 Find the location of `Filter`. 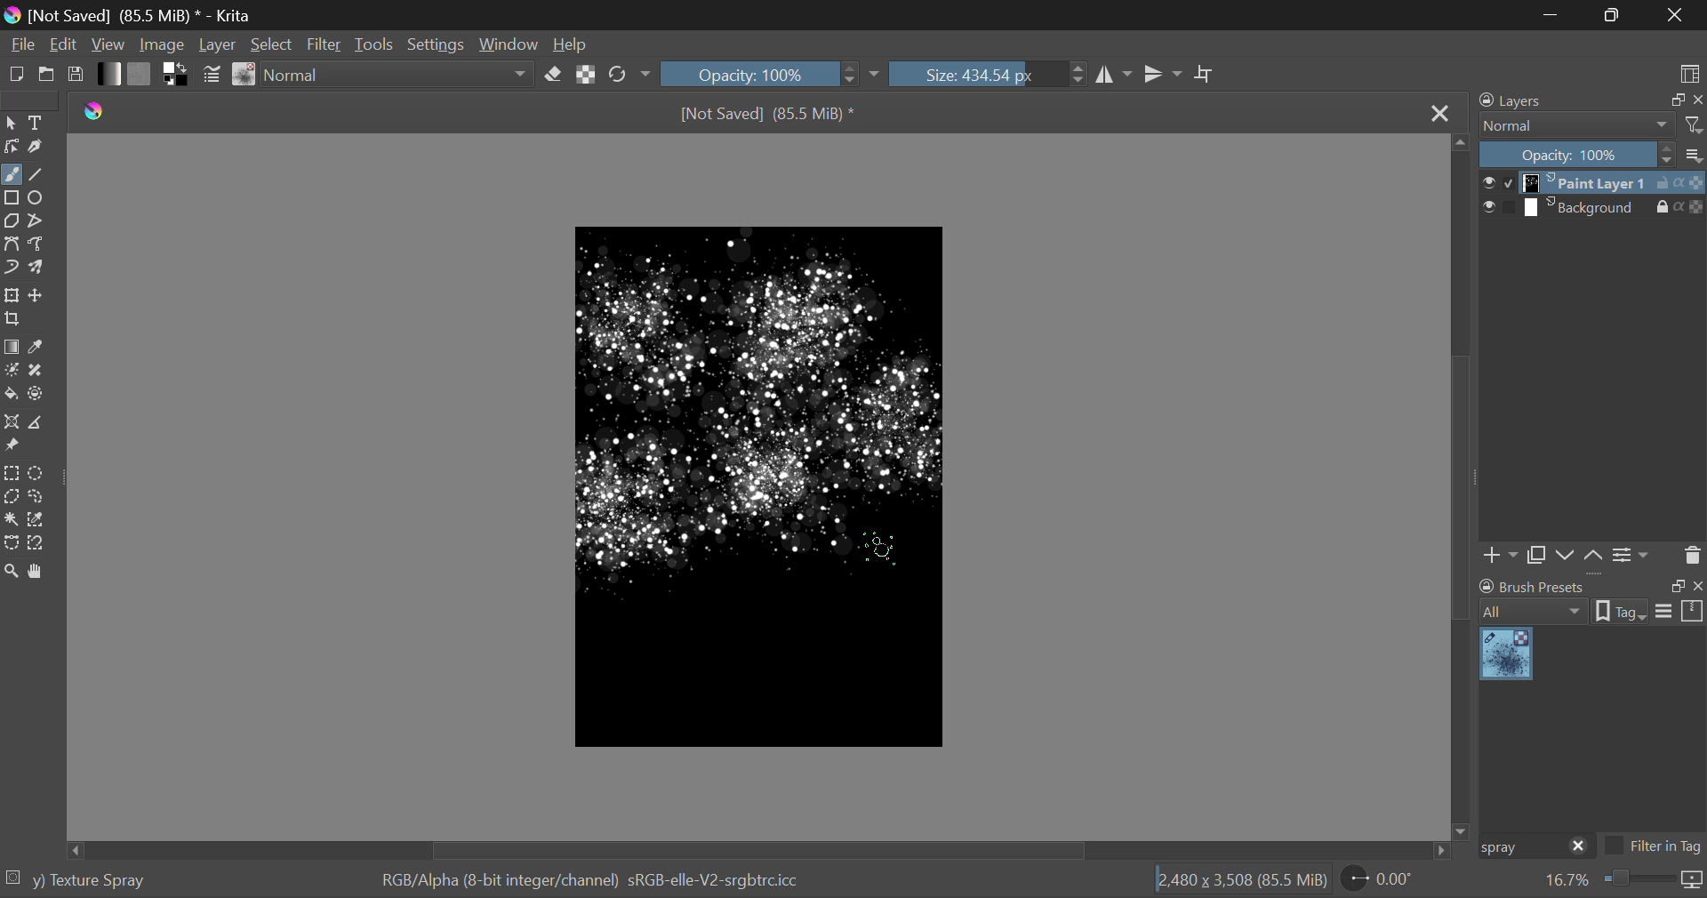

Filter is located at coordinates (325, 44).